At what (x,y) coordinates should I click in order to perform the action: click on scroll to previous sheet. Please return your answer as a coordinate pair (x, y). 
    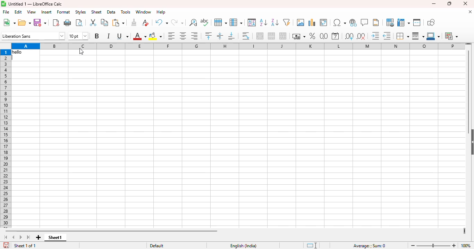
    Looking at the image, I should click on (14, 237).